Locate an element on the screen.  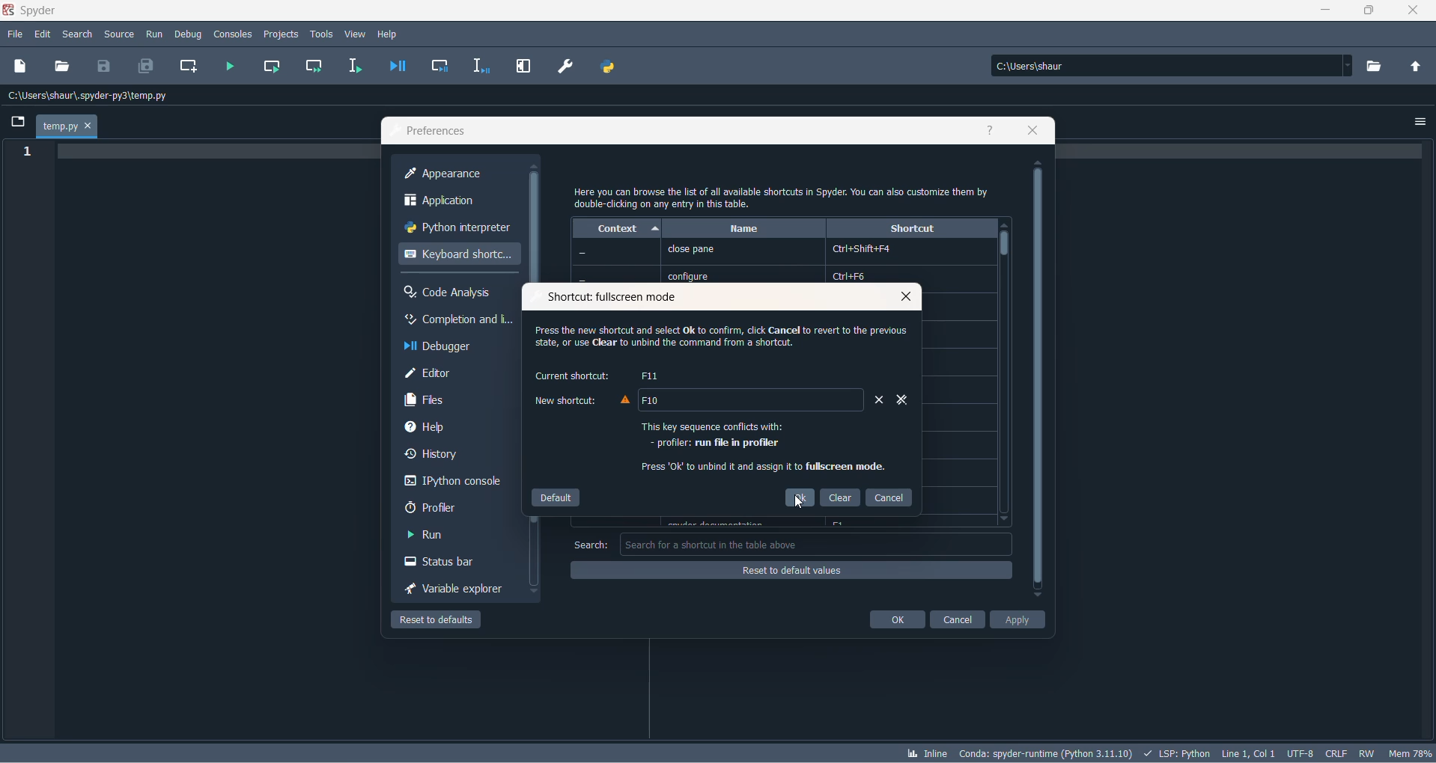
ok is located at coordinates (800, 498).